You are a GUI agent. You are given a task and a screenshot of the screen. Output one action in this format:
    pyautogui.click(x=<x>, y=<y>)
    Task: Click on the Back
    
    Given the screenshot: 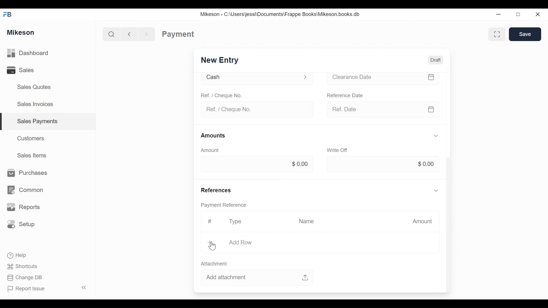 What is the action you would take?
    pyautogui.click(x=132, y=34)
    